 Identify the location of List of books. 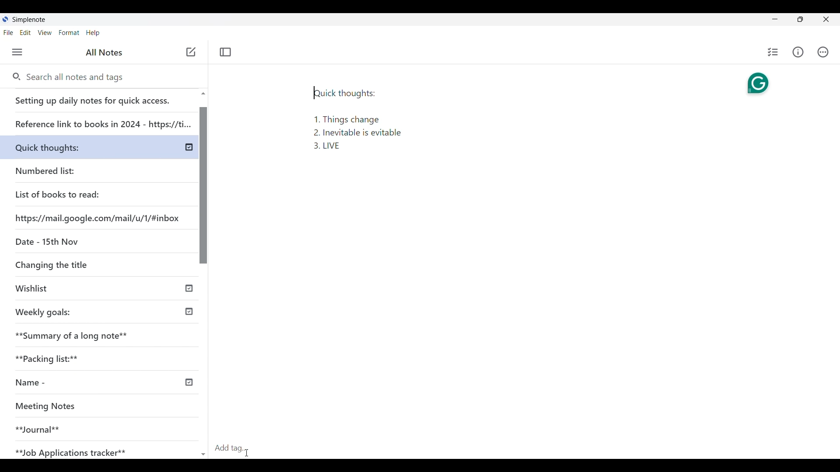
(58, 193).